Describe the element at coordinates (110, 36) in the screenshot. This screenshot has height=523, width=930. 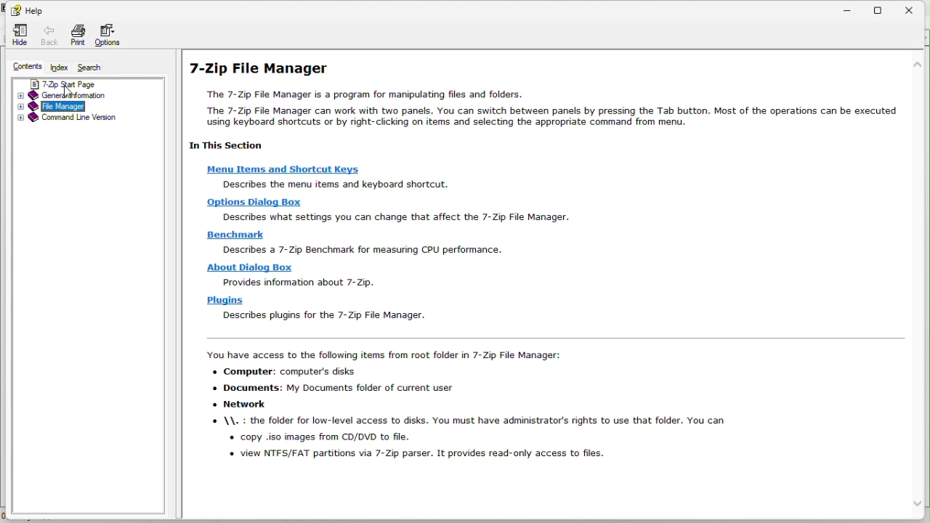
I see `options` at that location.